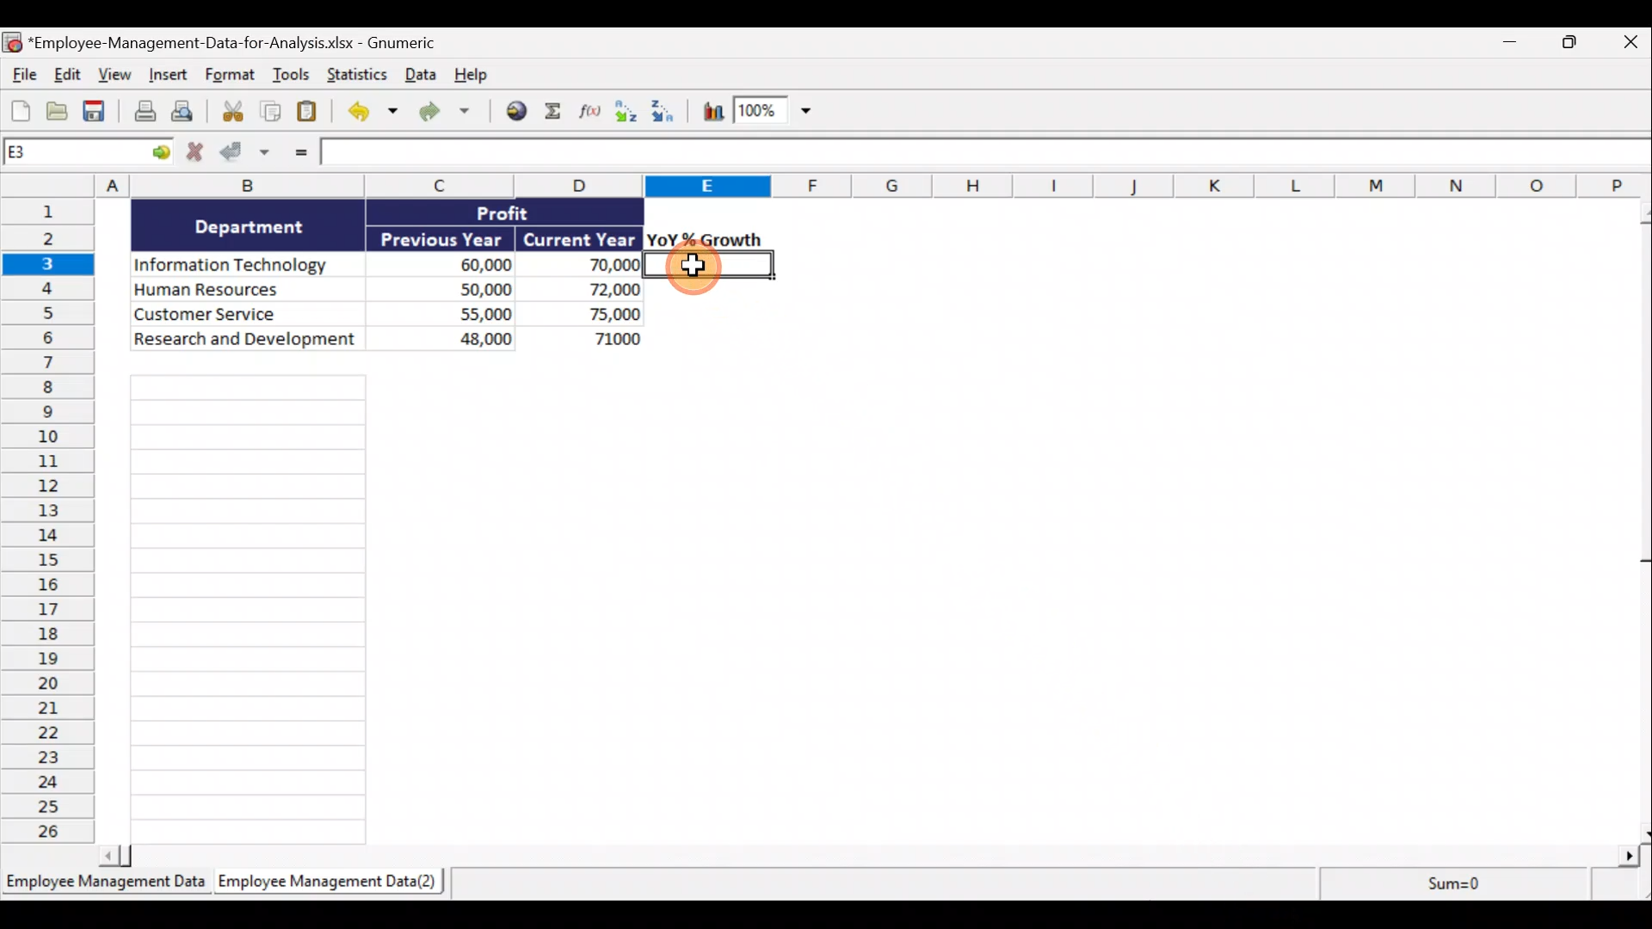  What do you see at coordinates (1642, 521) in the screenshot?
I see `Scroll bar` at bounding box center [1642, 521].